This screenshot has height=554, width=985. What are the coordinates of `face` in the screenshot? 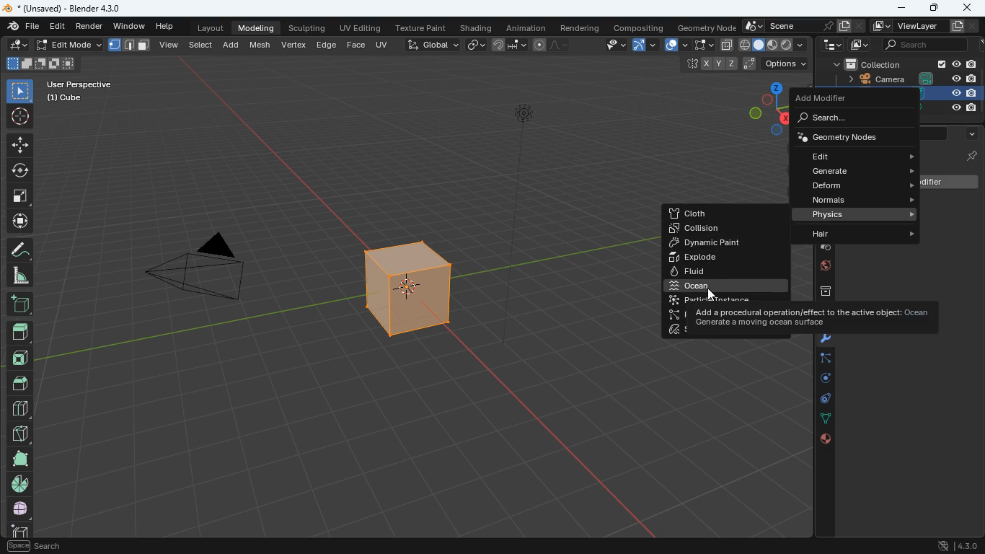 It's located at (355, 44).